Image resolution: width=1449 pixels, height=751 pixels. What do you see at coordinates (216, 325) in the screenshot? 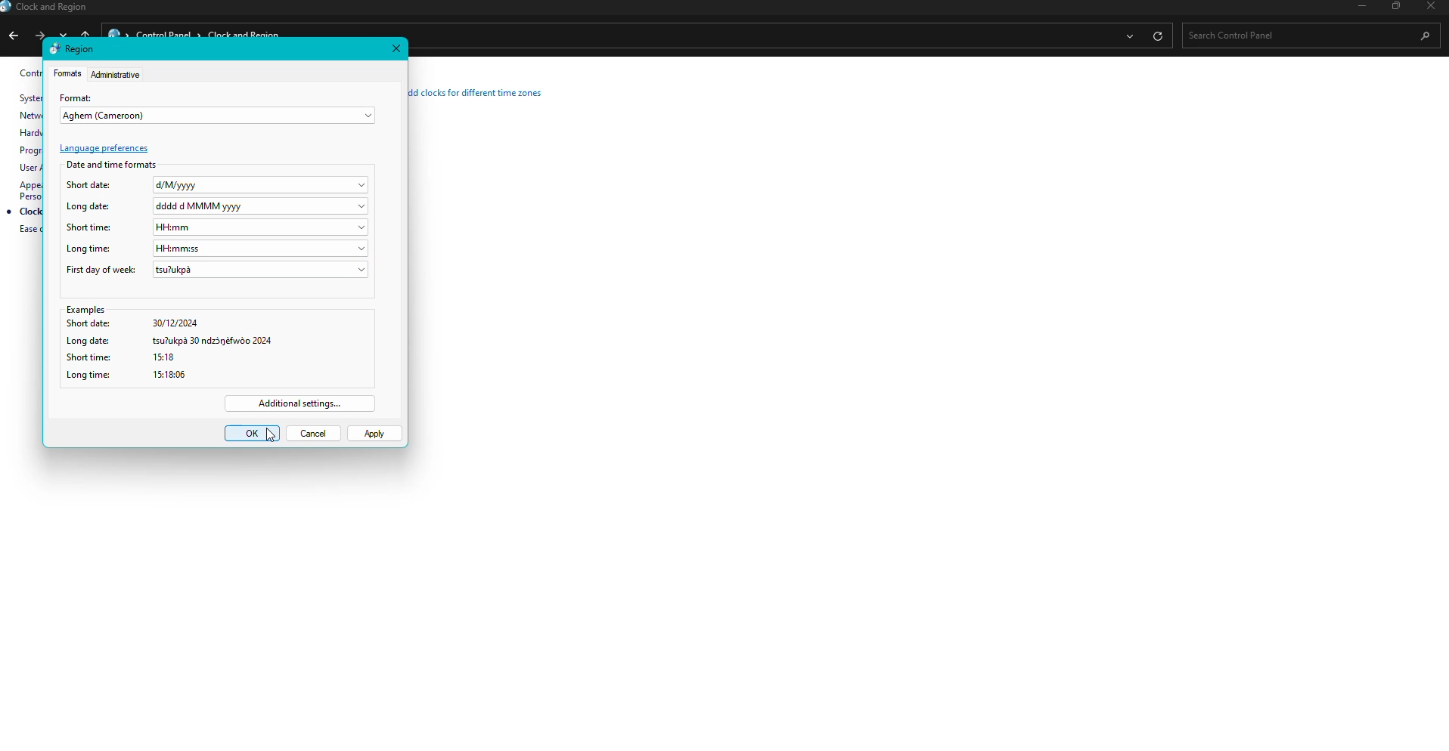
I see `short date` at bounding box center [216, 325].